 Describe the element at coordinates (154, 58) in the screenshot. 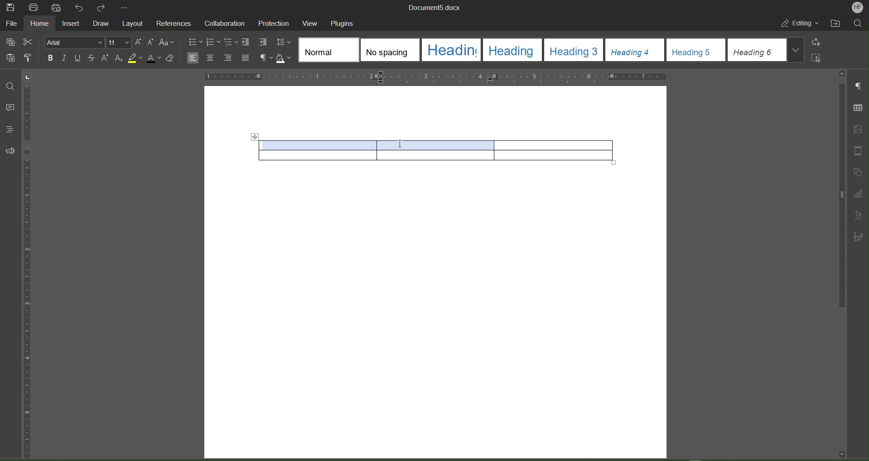

I see `Text Color` at that location.